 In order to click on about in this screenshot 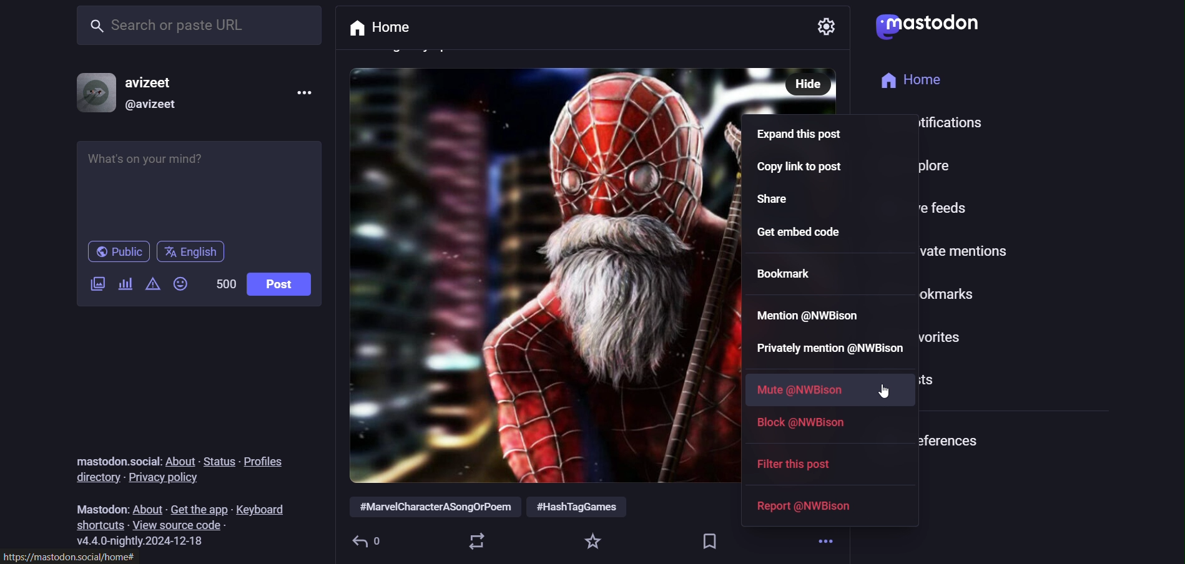, I will do `click(147, 507)`.